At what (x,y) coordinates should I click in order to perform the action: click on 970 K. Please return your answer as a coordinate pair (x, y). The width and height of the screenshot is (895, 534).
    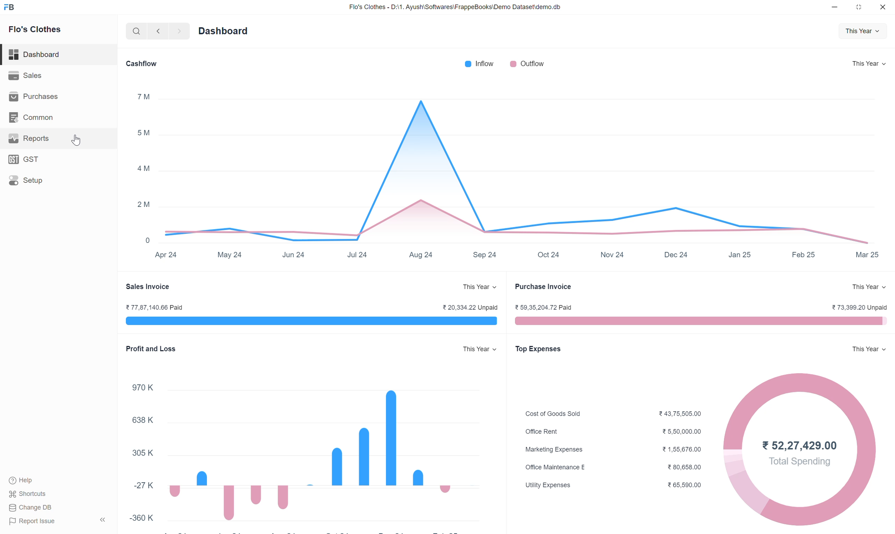
    Looking at the image, I should click on (141, 385).